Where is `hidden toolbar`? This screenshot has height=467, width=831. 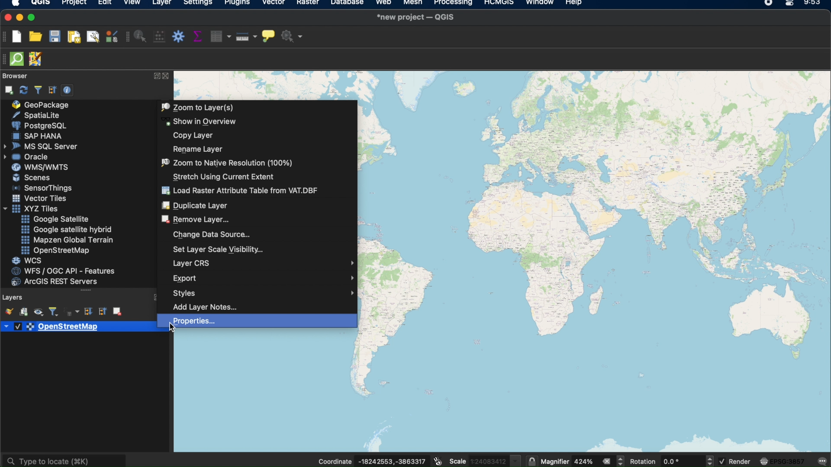 hidden toolbar is located at coordinates (5, 59).